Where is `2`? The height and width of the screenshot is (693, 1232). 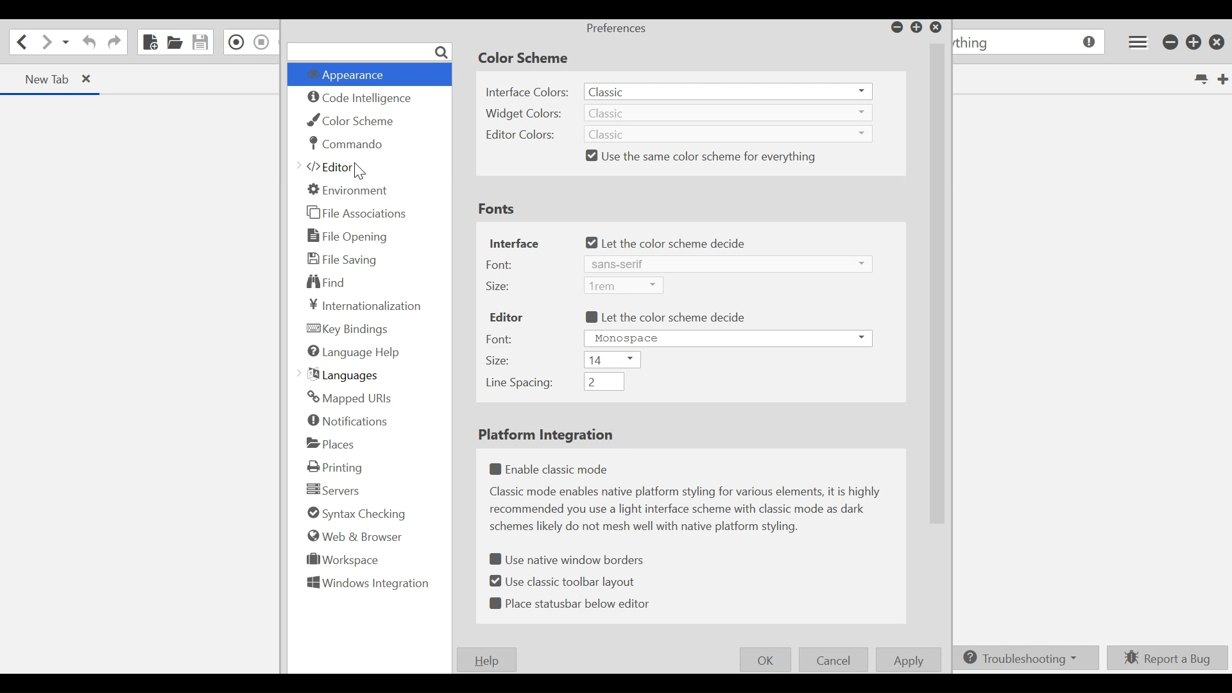 2 is located at coordinates (606, 382).